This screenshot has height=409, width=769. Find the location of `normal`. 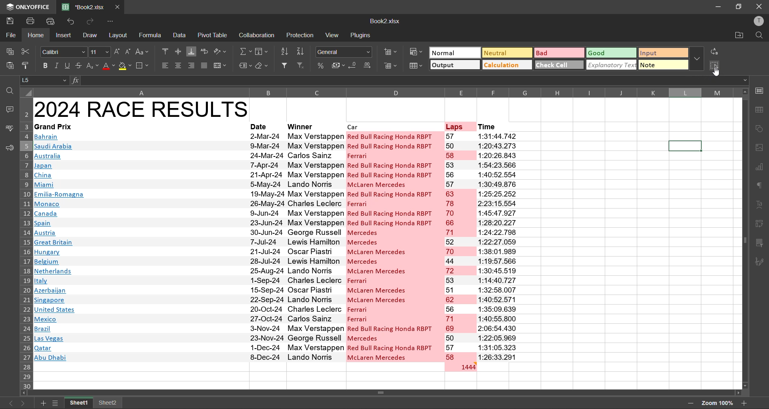

normal is located at coordinates (455, 52).